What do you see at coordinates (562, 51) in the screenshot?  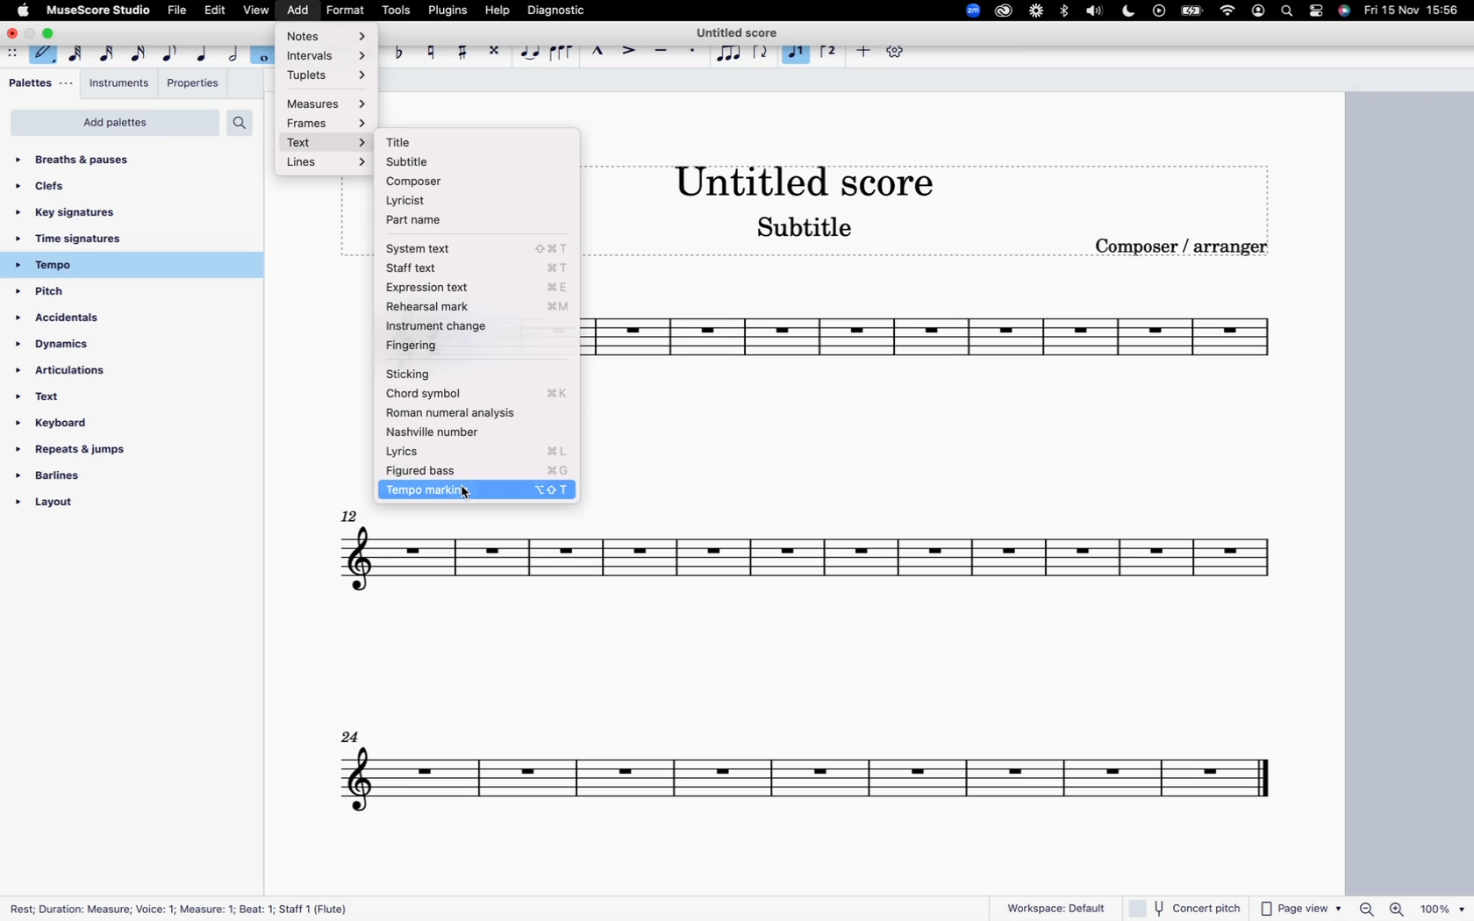 I see `slur` at bounding box center [562, 51].